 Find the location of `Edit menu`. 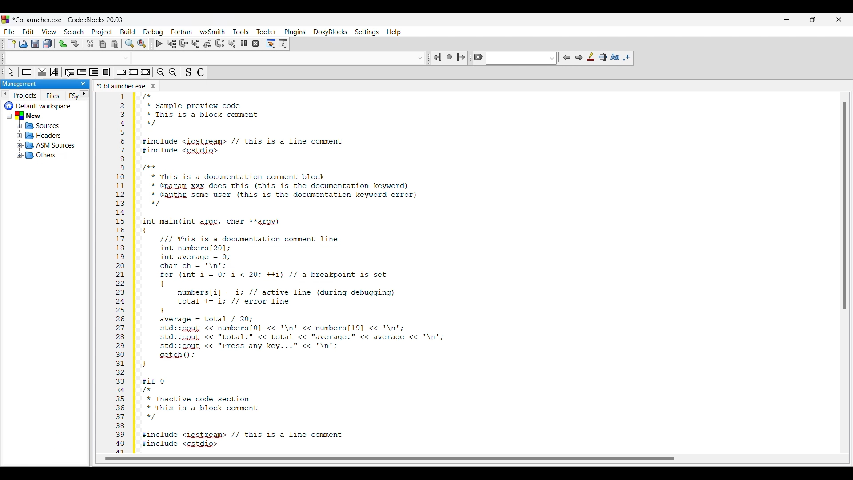

Edit menu is located at coordinates (28, 32).